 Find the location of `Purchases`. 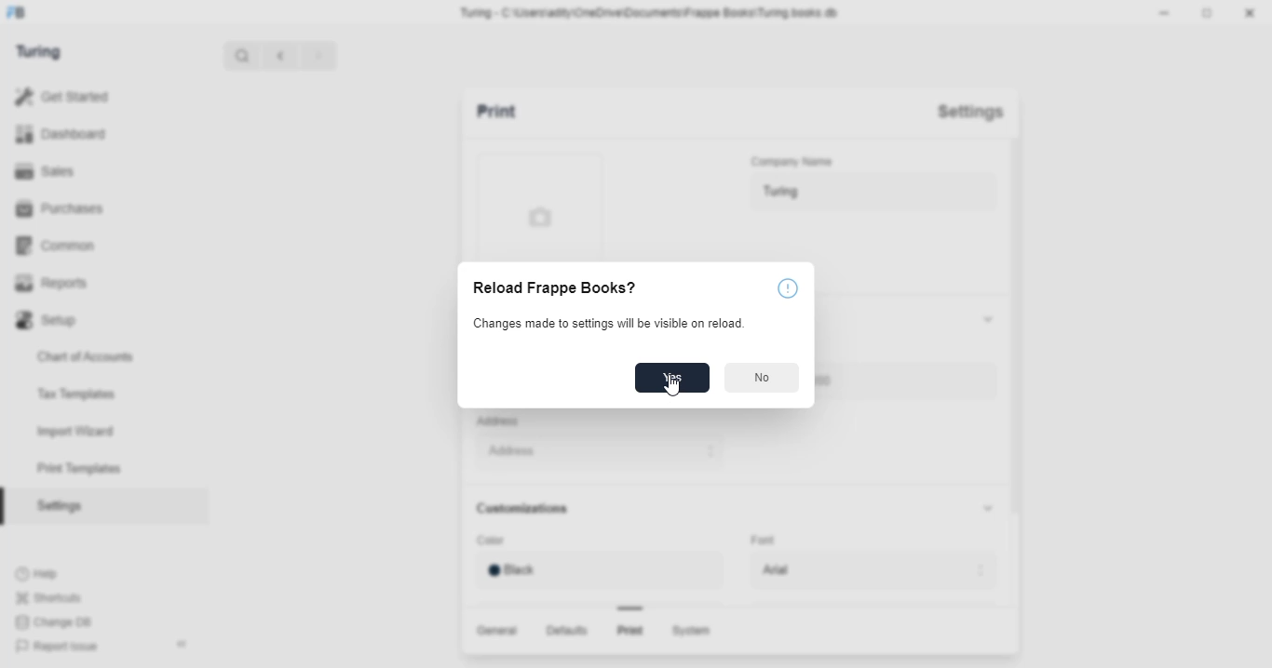

Purchases is located at coordinates (60, 208).